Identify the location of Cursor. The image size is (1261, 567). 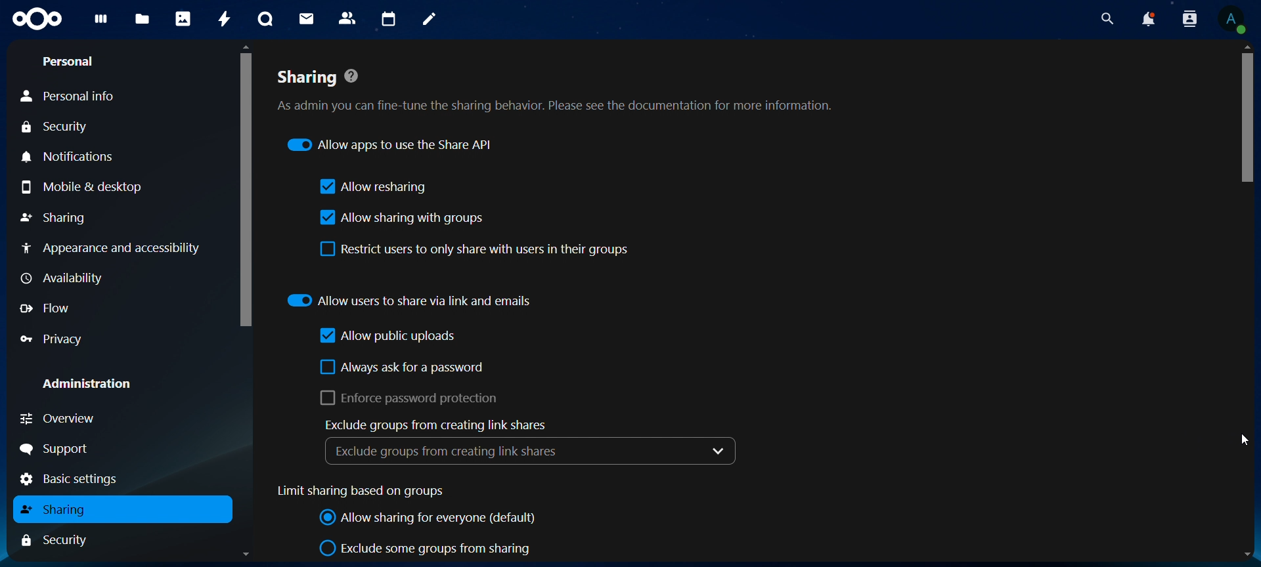
(1243, 440).